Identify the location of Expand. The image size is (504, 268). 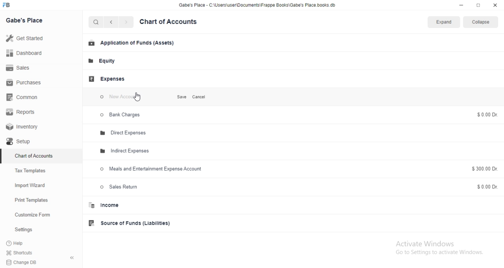
(443, 23).